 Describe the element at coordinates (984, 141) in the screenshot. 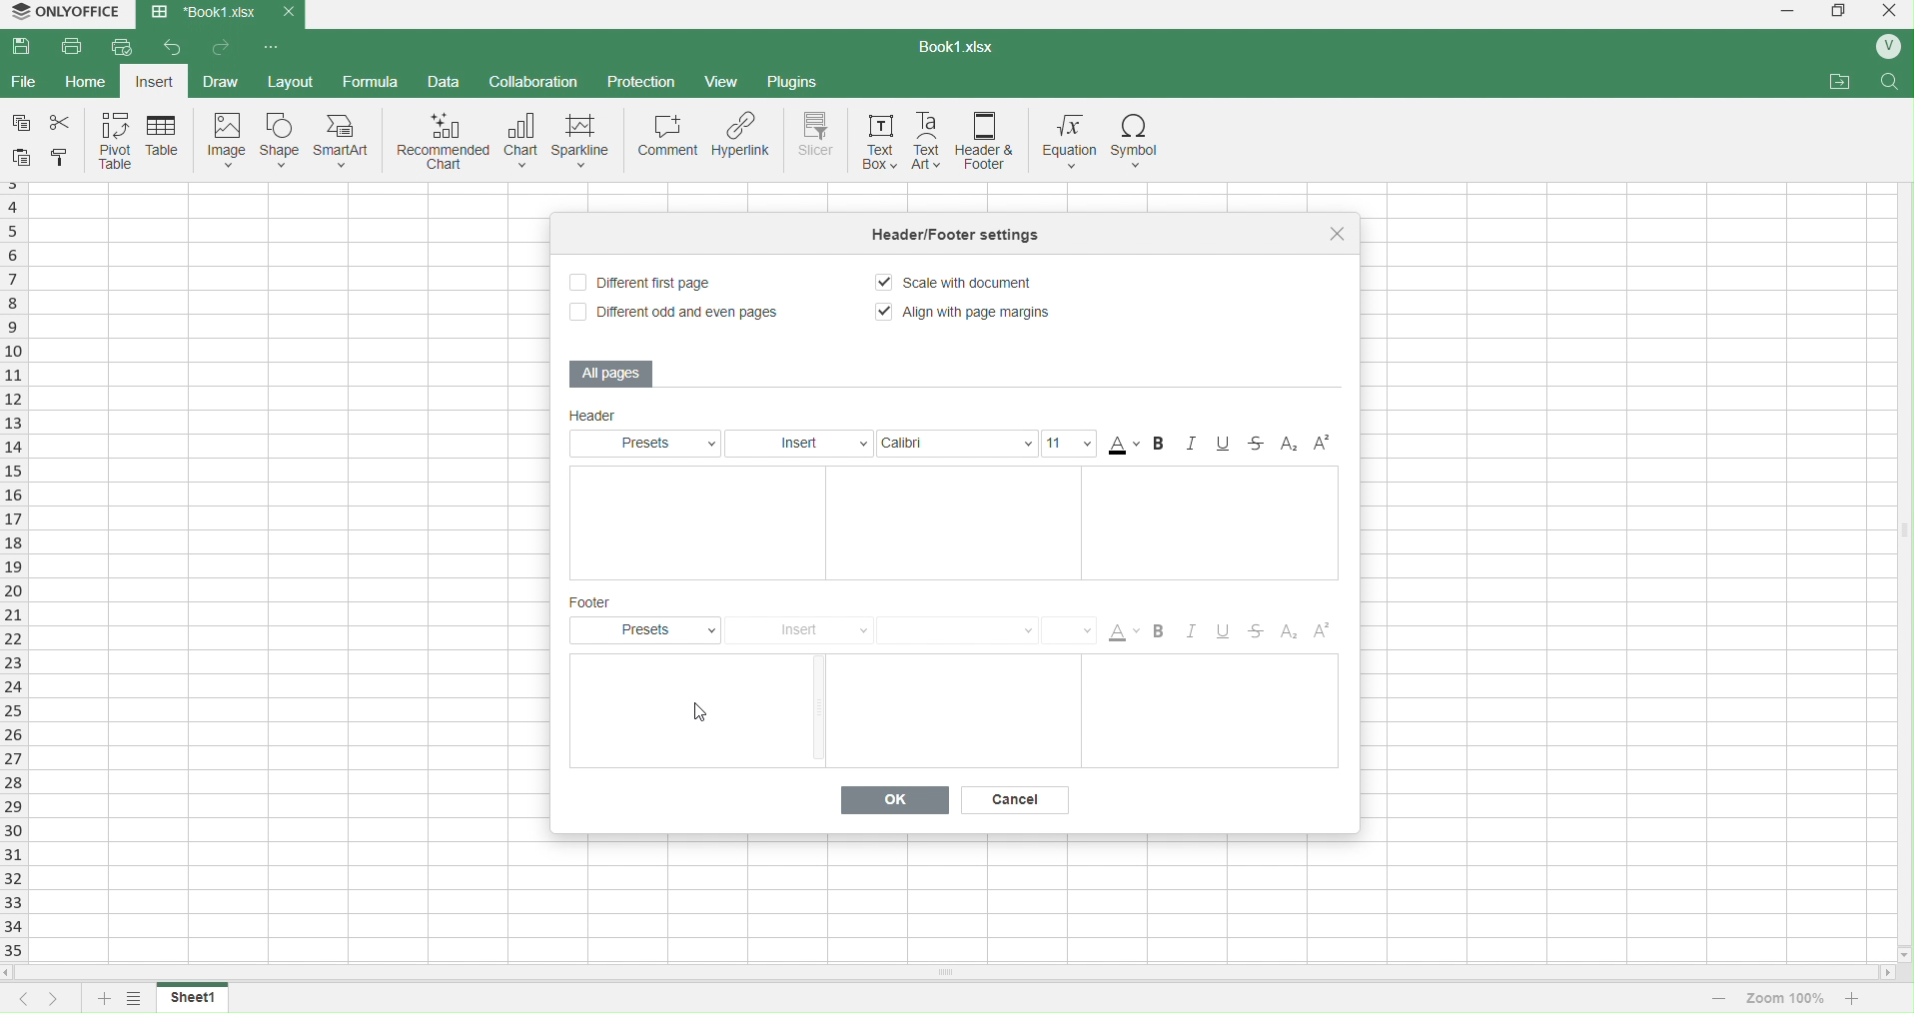

I see `header and footer` at that location.